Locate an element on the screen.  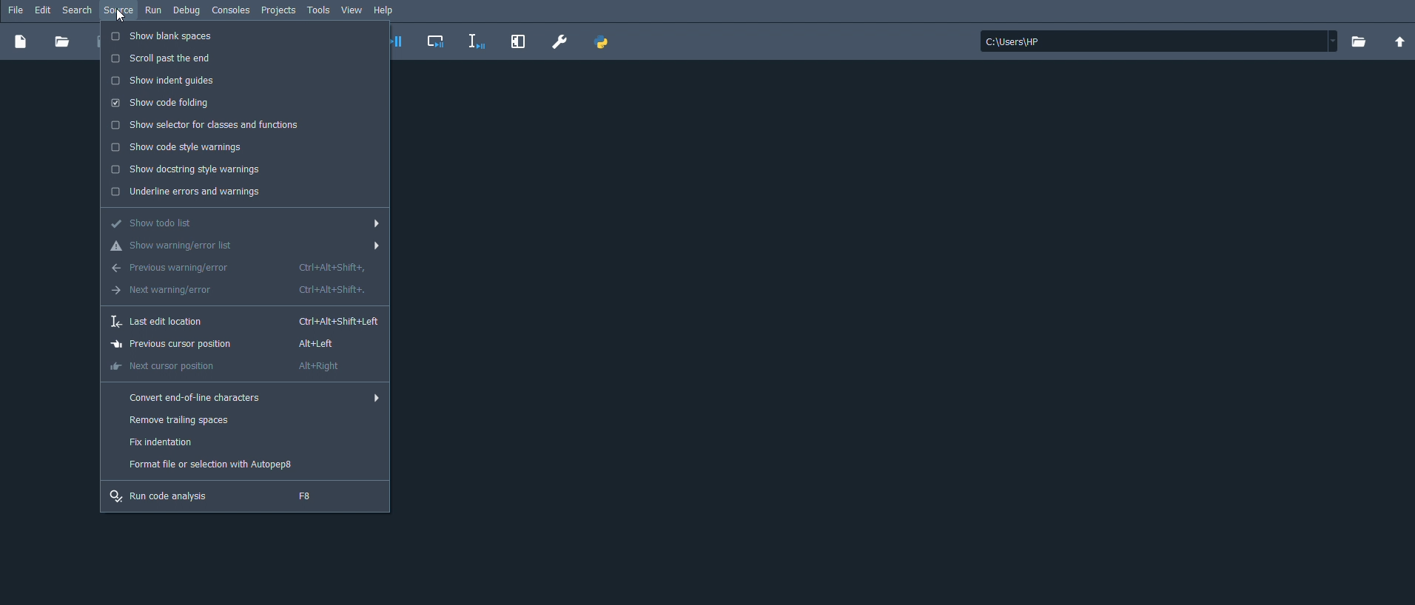
Show indent guides is located at coordinates (170, 81).